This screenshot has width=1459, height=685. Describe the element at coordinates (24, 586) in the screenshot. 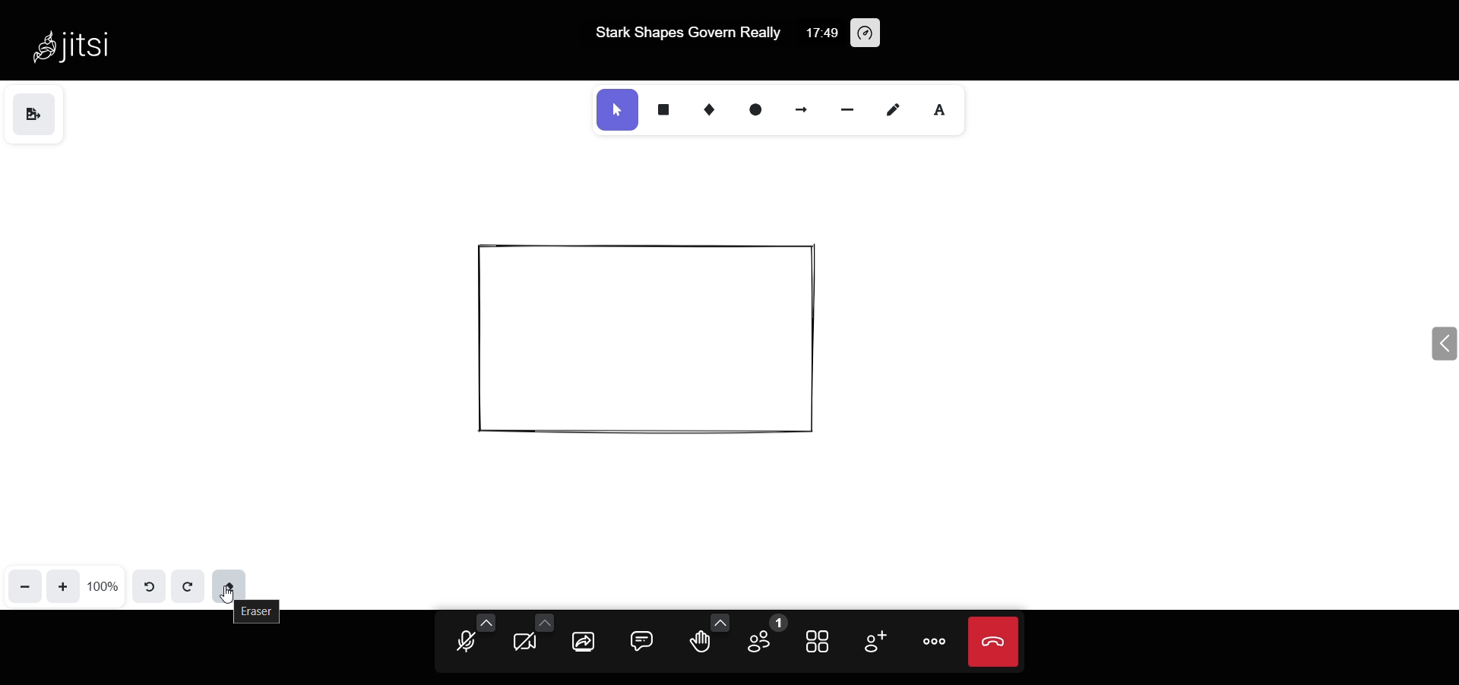

I see `zoom out` at that location.